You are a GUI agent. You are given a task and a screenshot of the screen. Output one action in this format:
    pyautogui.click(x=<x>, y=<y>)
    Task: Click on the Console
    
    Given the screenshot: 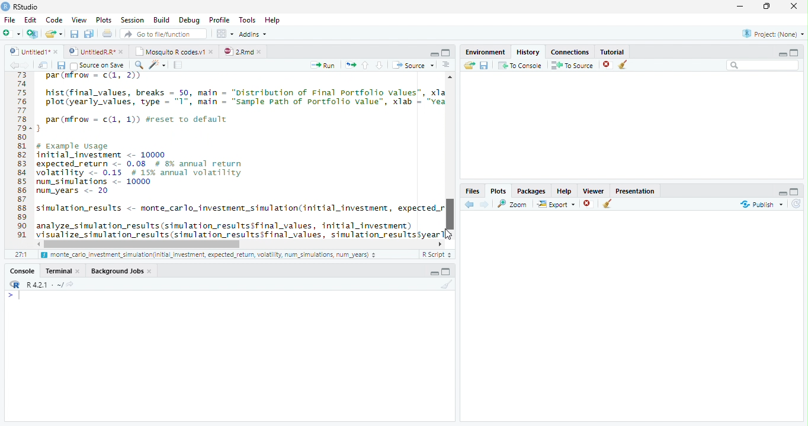 What is the action you would take?
    pyautogui.click(x=23, y=270)
    